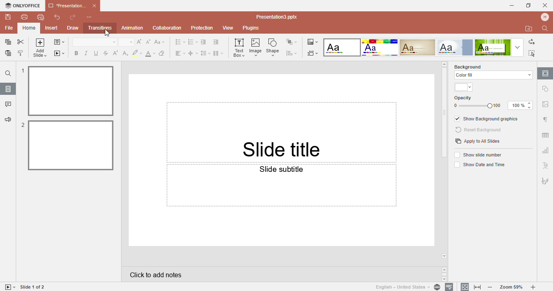 The image size is (553, 291). I want to click on Slide tittle, so click(282, 119).